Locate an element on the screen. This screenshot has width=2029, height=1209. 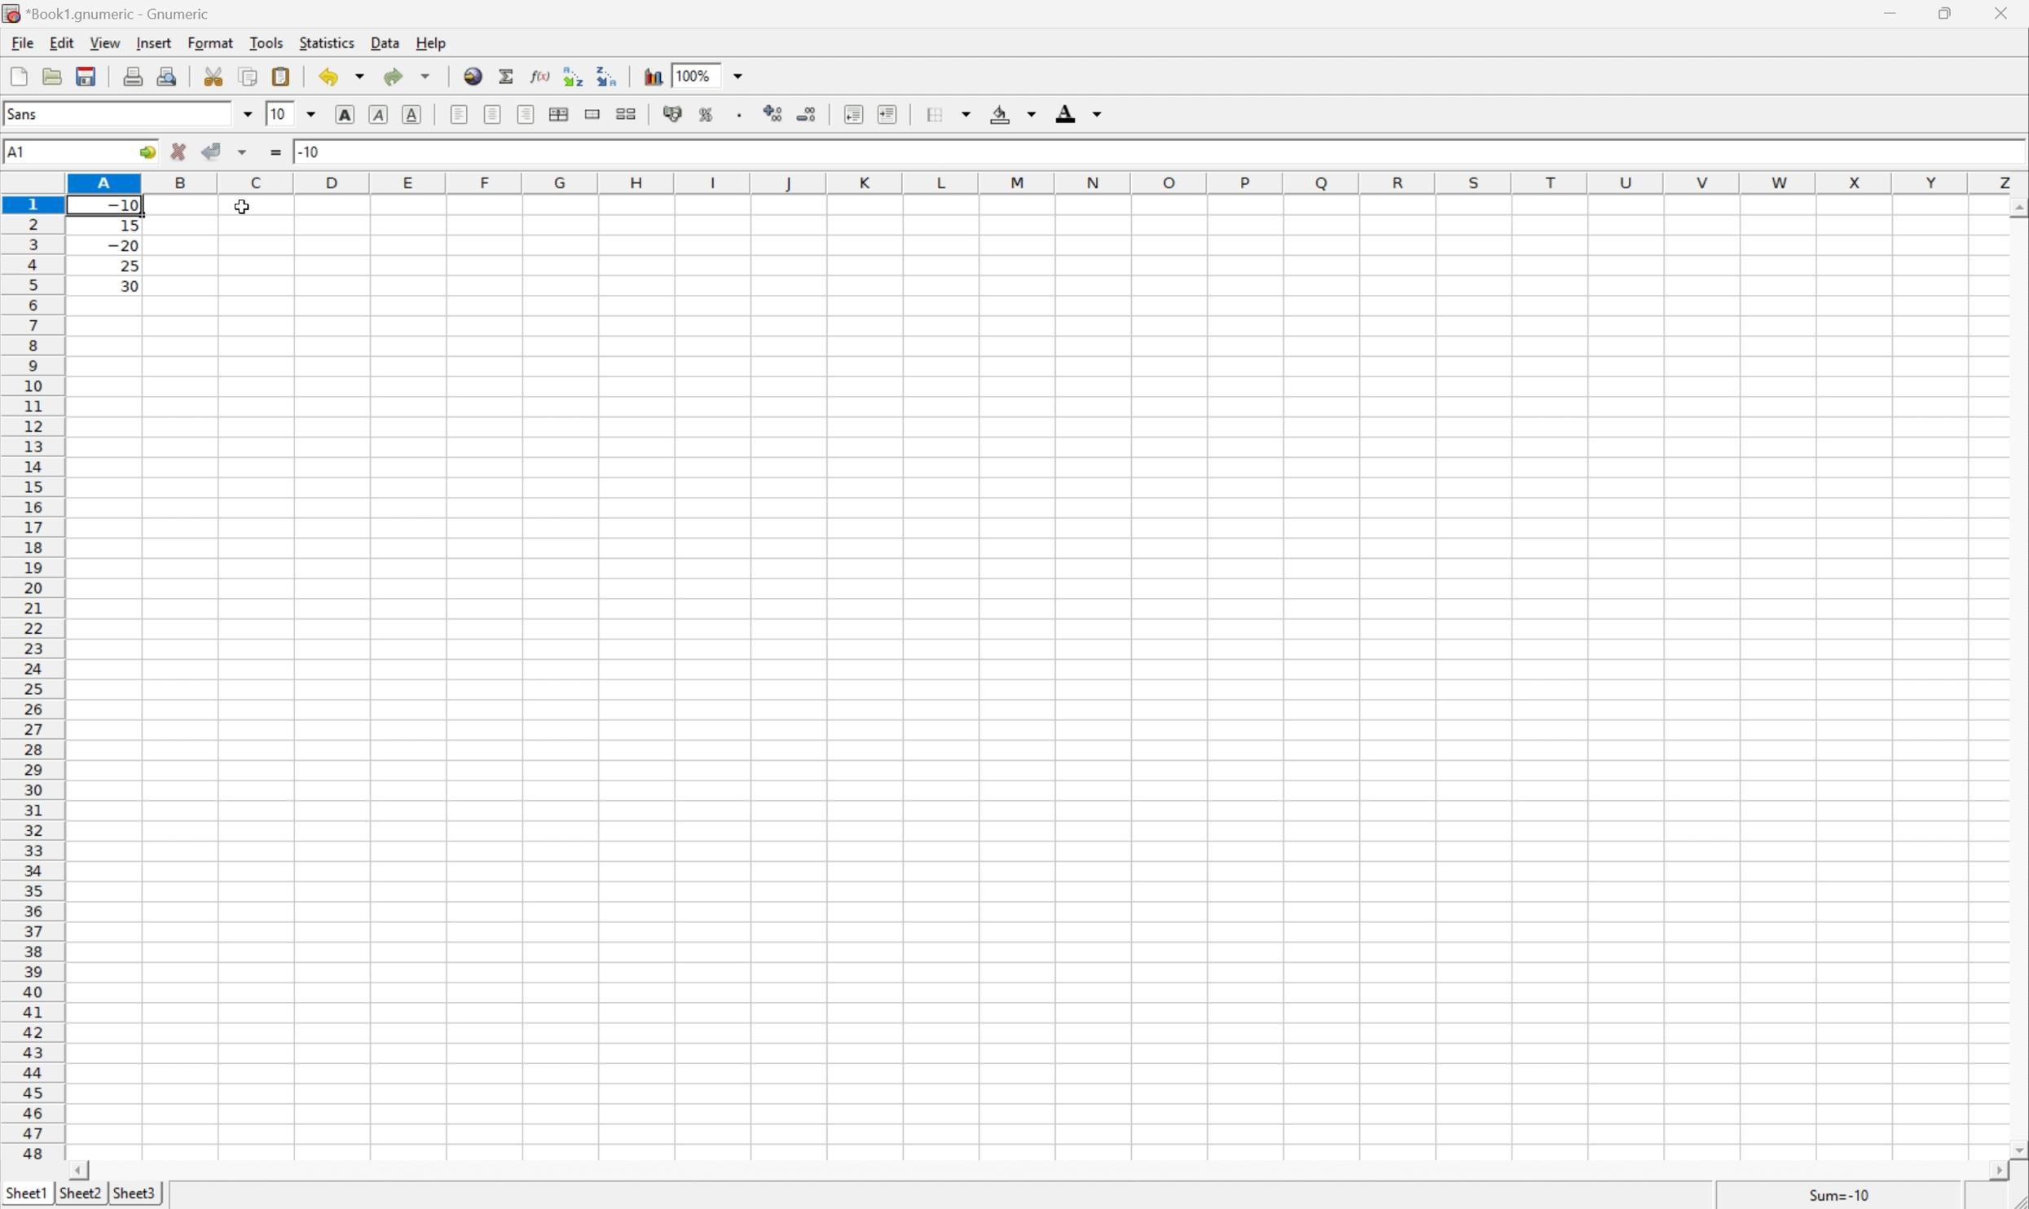
Minimize is located at coordinates (1892, 12).